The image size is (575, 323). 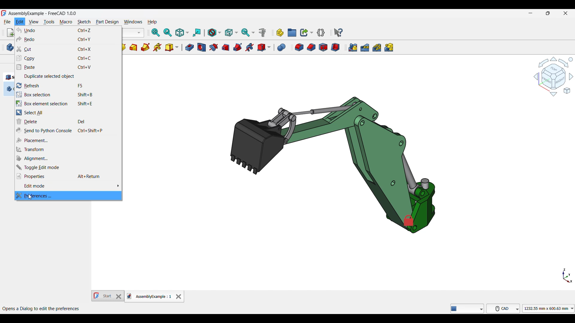 What do you see at coordinates (299, 48) in the screenshot?
I see `Fillet` at bounding box center [299, 48].